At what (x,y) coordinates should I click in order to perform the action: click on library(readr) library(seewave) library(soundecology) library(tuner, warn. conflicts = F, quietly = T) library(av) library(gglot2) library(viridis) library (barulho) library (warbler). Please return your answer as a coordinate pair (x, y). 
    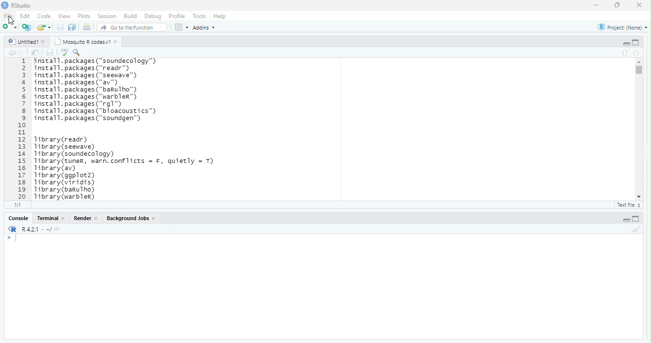
    Looking at the image, I should click on (124, 168).